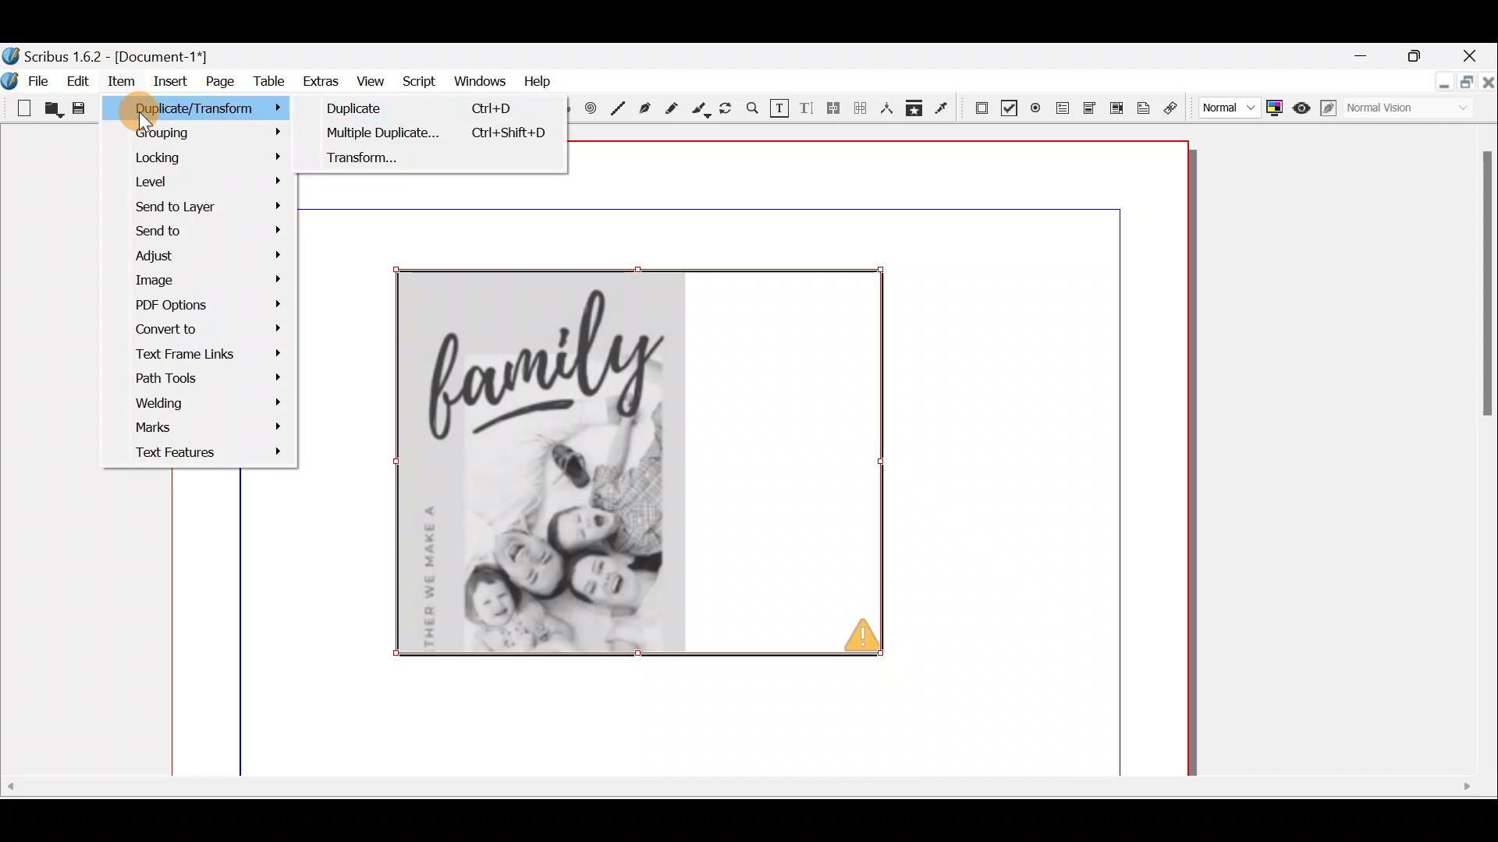 This screenshot has height=842, width=1498. Describe the element at coordinates (887, 111) in the screenshot. I see `Measurements` at that location.